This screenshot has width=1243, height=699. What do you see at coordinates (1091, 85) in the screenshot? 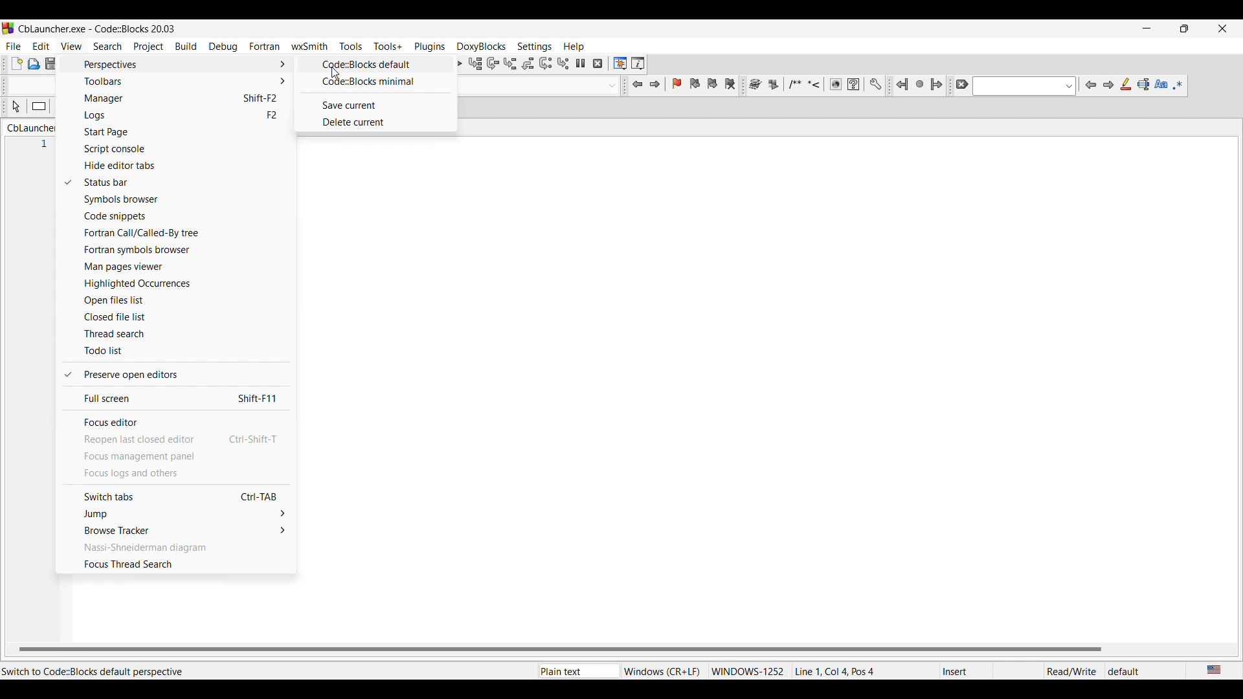
I see `Previous` at bounding box center [1091, 85].